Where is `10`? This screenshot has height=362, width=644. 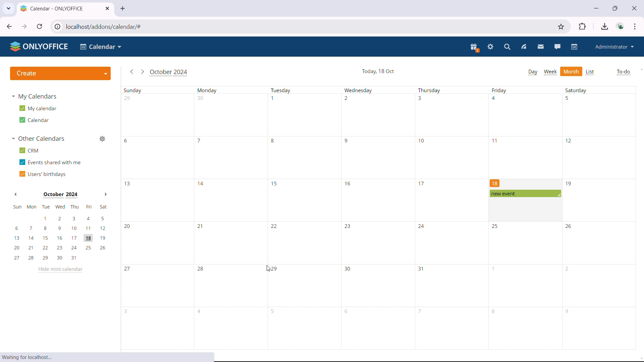
10 is located at coordinates (422, 141).